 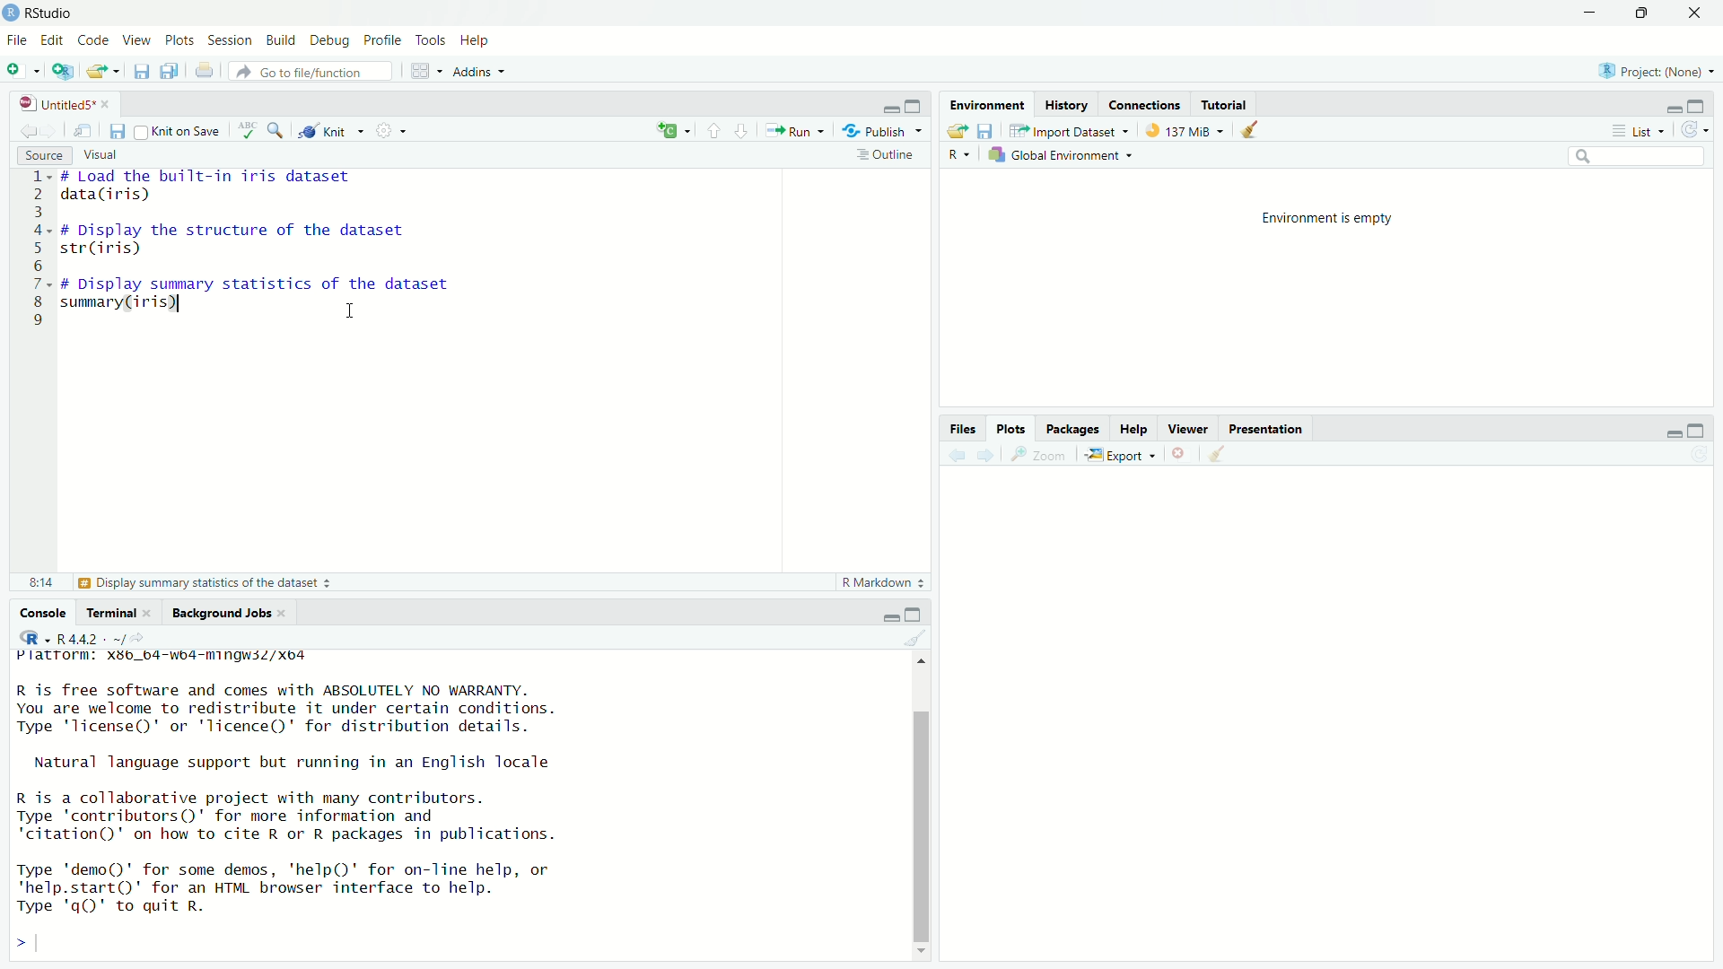 I want to click on Scroll bar, so click(x=924, y=810).